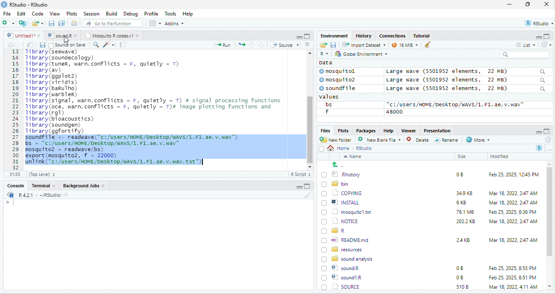 This screenshot has height=294, width=555. What do you see at coordinates (336, 183) in the screenshot?
I see `Ld bin` at bounding box center [336, 183].